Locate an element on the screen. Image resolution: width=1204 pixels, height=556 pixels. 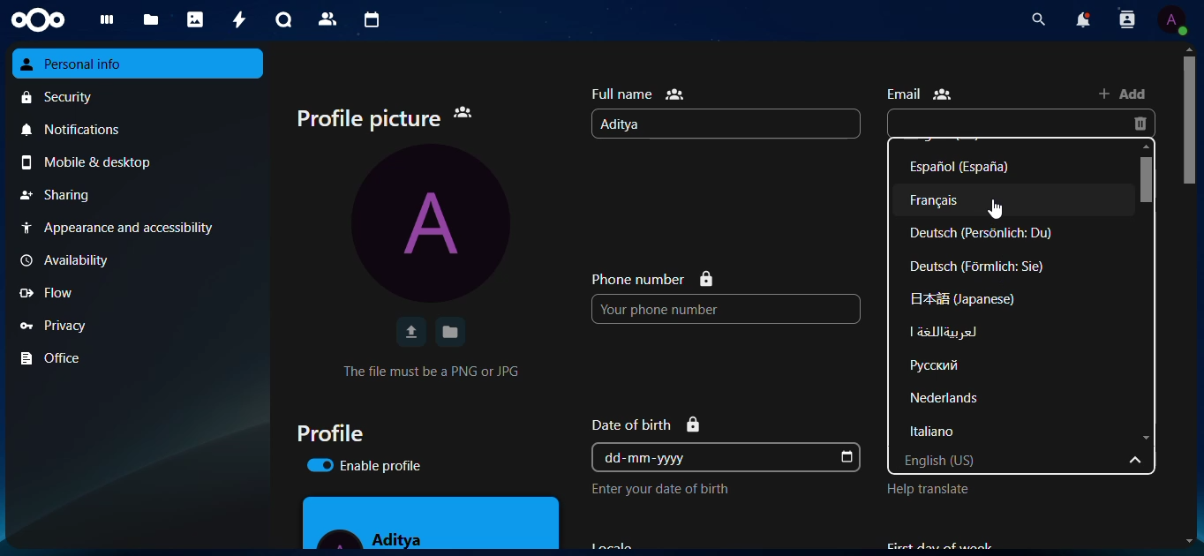
next cloud is located at coordinates (44, 19).